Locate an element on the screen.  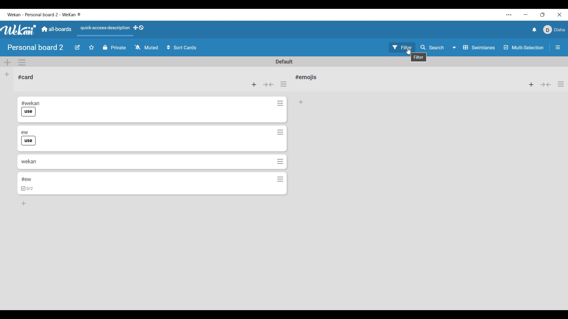
checkbox  is located at coordinates (28, 189).